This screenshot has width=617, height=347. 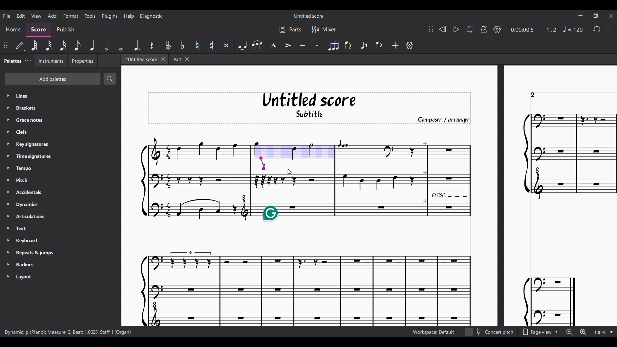 What do you see at coordinates (110, 79) in the screenshot?
I see `Search palette` at bounding box center [110, 79].